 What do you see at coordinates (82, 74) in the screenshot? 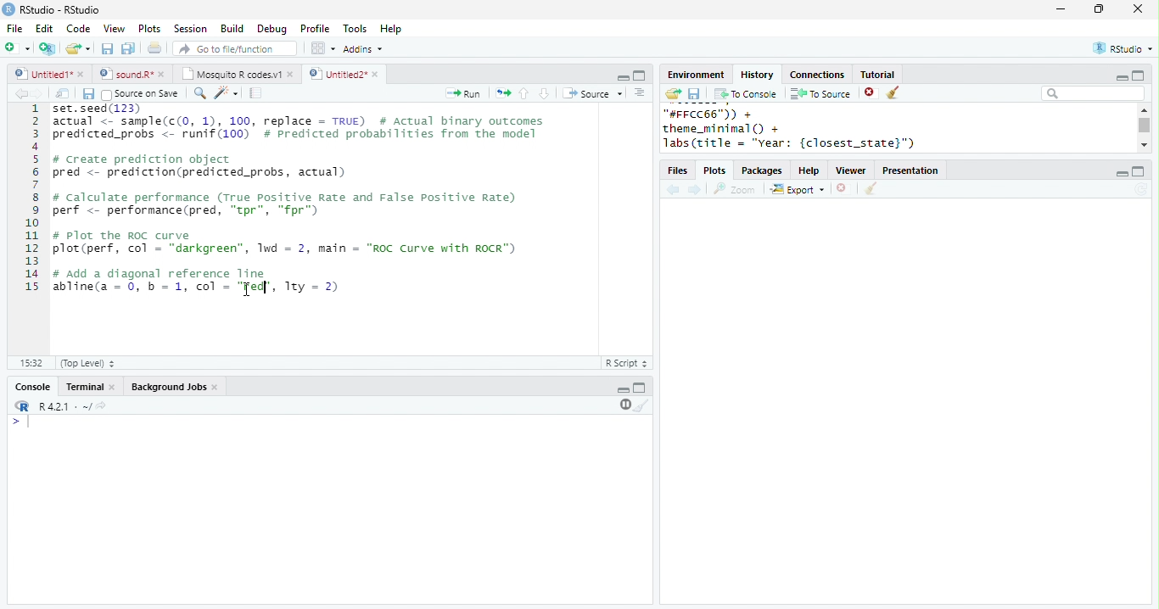
I see `close` at bounding box center [82, 74].